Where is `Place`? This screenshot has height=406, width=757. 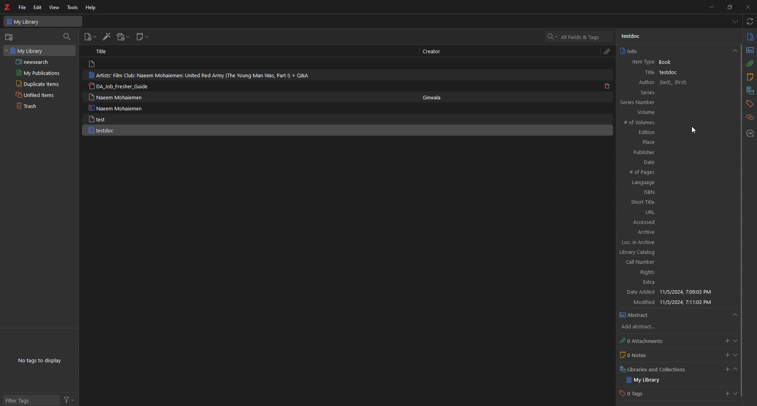
Place is located at coordinates (679, 142).